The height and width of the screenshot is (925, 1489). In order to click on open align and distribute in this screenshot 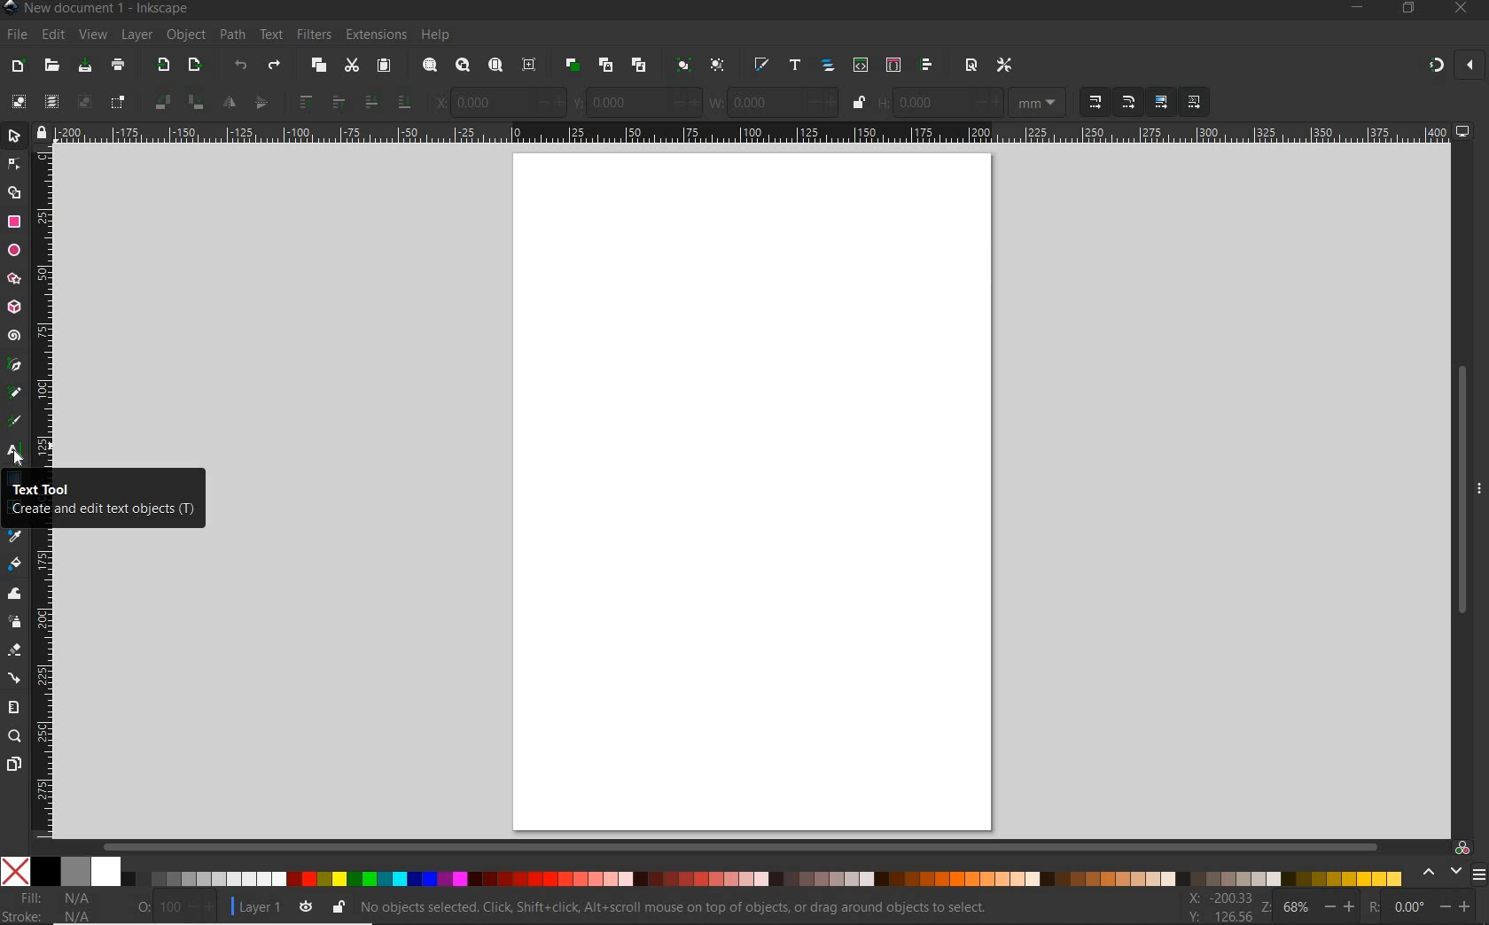, I will do `click(925, 65)`.